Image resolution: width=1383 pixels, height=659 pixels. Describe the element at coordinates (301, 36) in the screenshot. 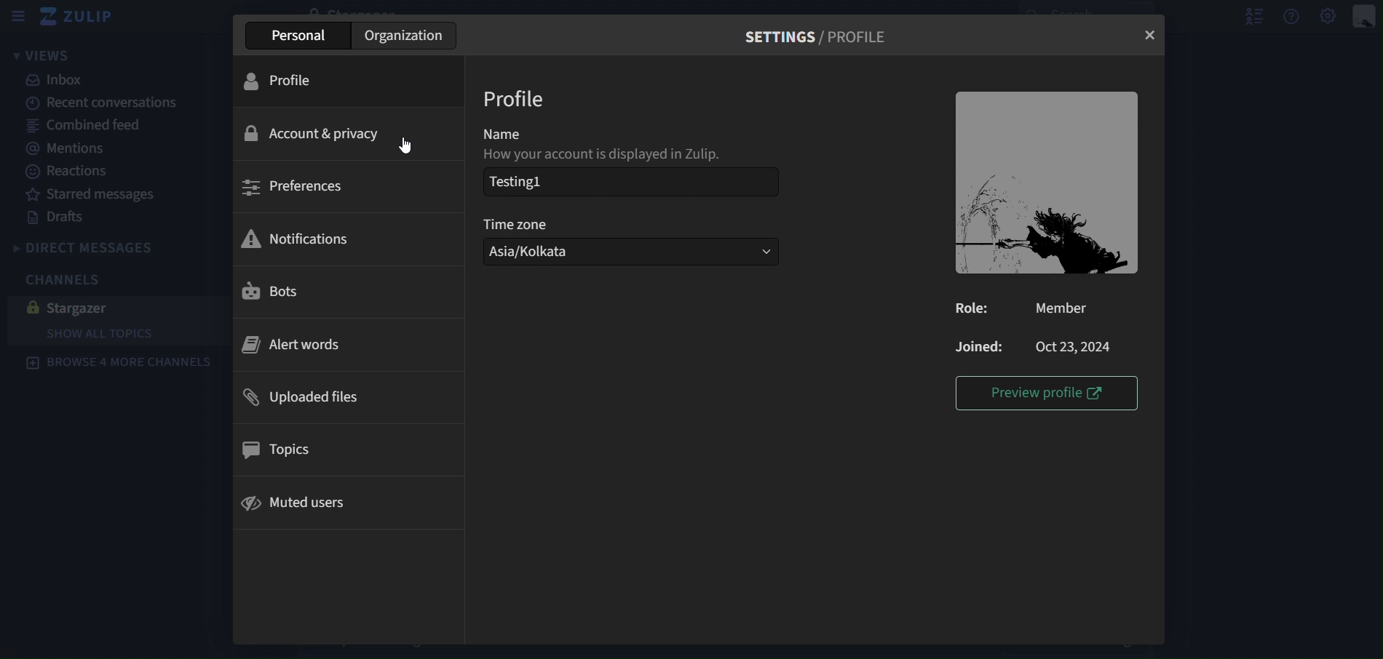

I see `personal` at that location.